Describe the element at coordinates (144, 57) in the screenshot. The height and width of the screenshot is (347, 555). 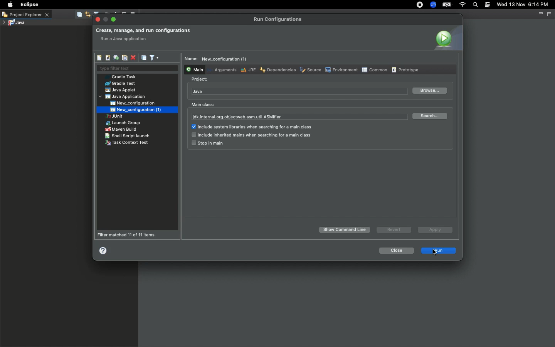
I see `Collapse all` at that location.